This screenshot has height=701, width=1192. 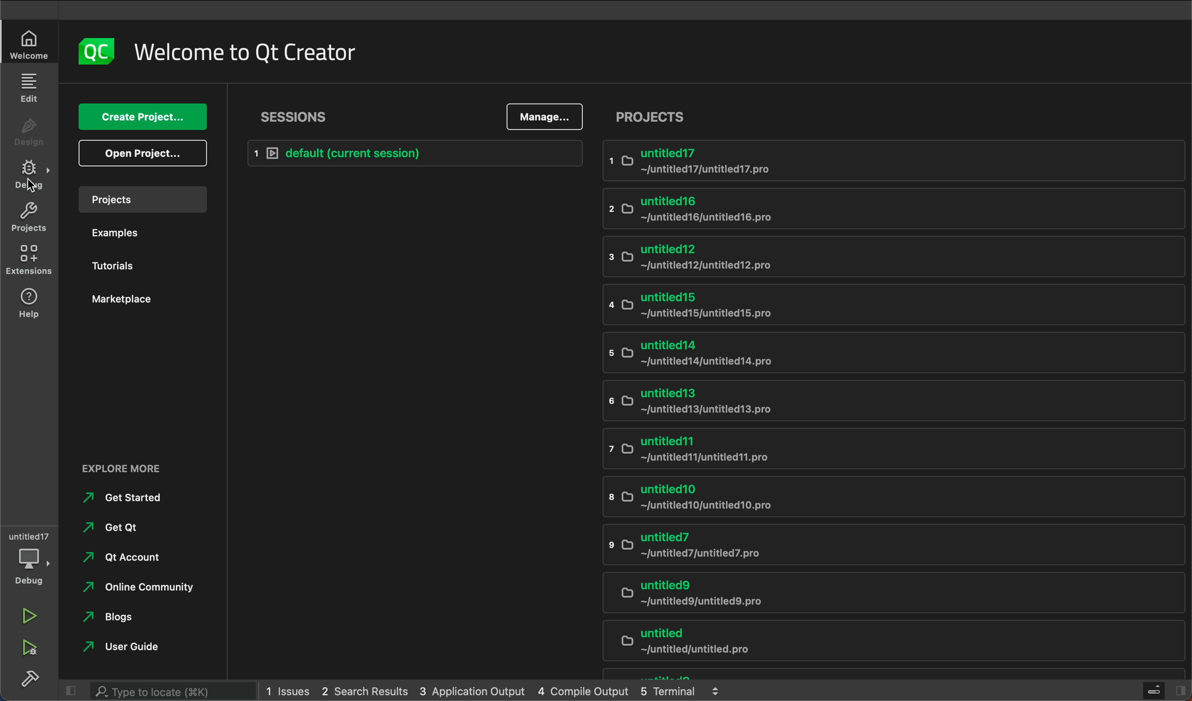 I want to click on untitled13
~[untitled13/untitled13.pro, so click(x=892, y=403).